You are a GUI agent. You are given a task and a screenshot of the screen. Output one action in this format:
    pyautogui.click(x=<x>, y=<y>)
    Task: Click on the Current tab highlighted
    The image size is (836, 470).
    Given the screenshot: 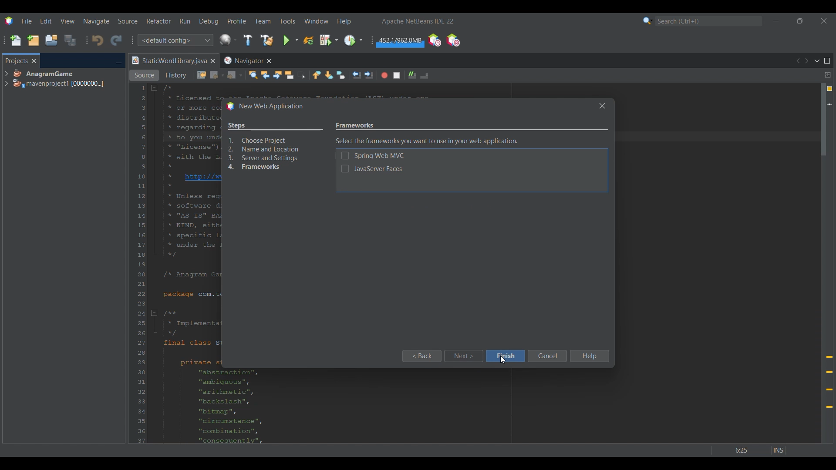 What is the action you would take?
    pyautogui.click(x=169, y=61)
    